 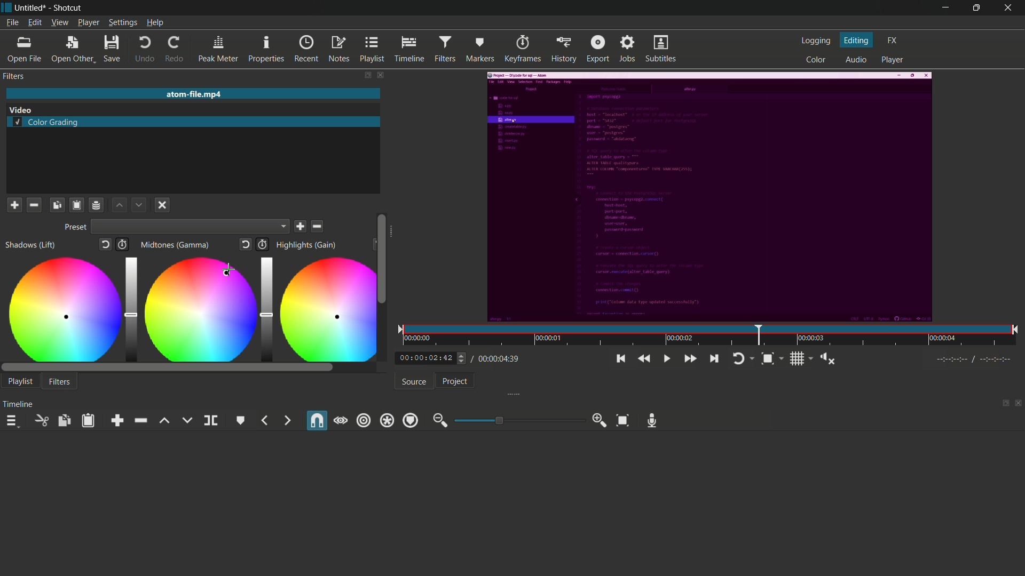 What do you see at coordinates (60, 22) in the screenshot?
I see `view menu` at bounding box center [60, 22].